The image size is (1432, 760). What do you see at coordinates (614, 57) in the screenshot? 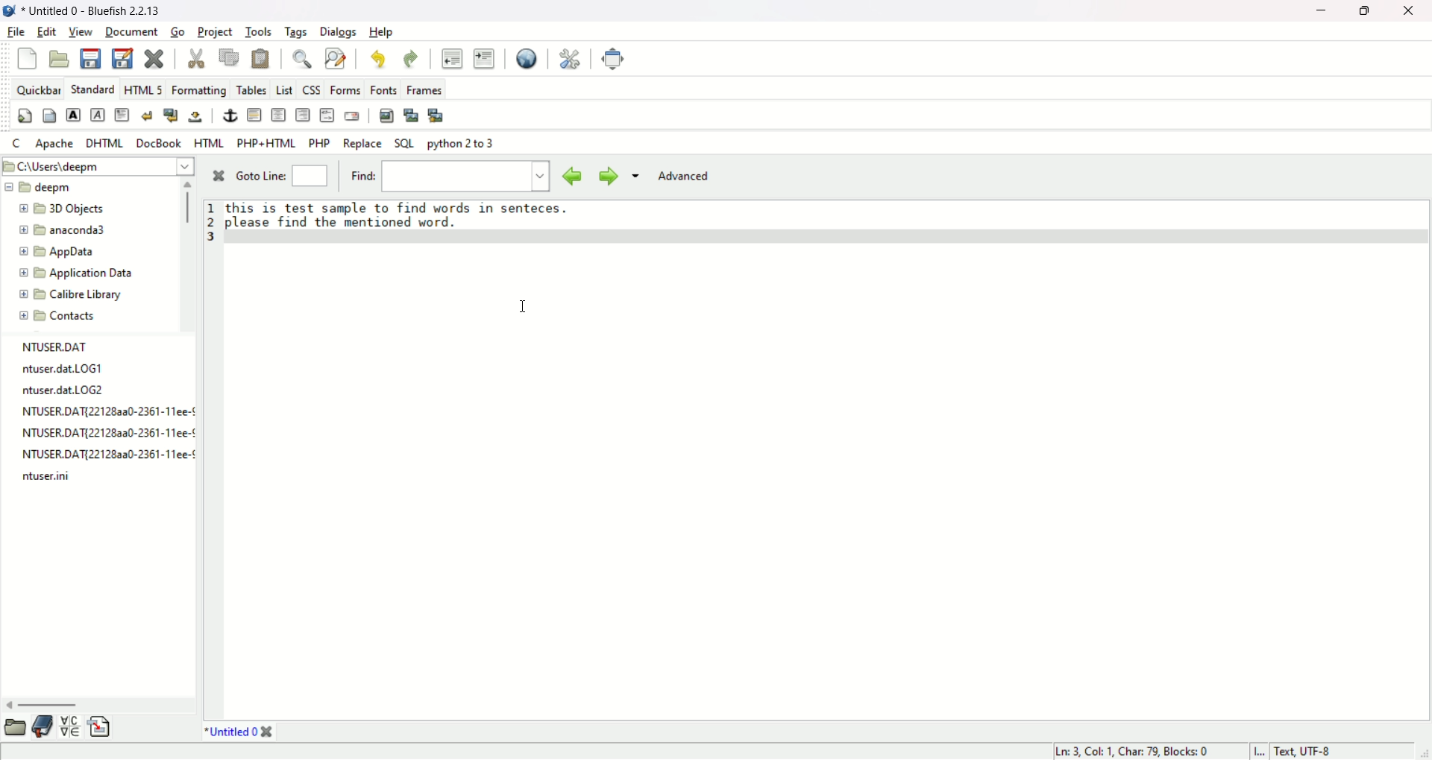
I see `fullscreen` at bounding box center [614, 57].